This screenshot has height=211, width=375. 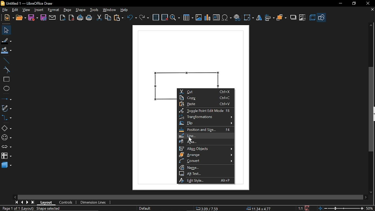 I want to click on previous page, so click(x=22, y=202).